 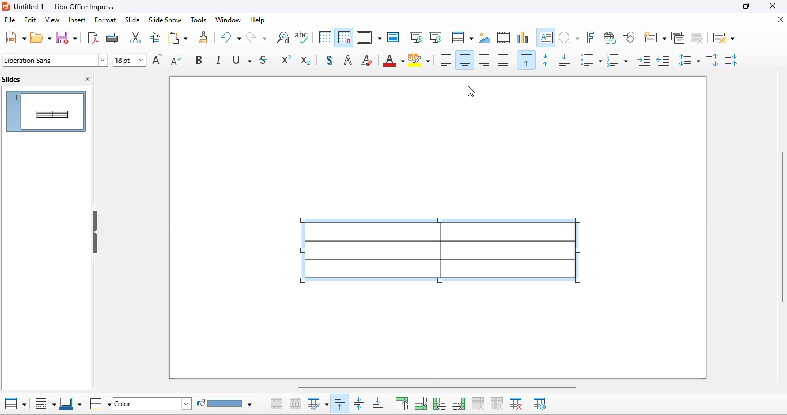 What do you see at coordinates (463, 37) in the screenshot?
I see `table` at bounding box center [463, 37].